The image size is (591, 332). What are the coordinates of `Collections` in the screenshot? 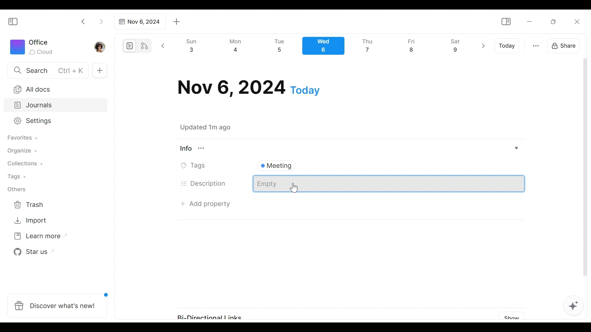 It's located at (24, 164).